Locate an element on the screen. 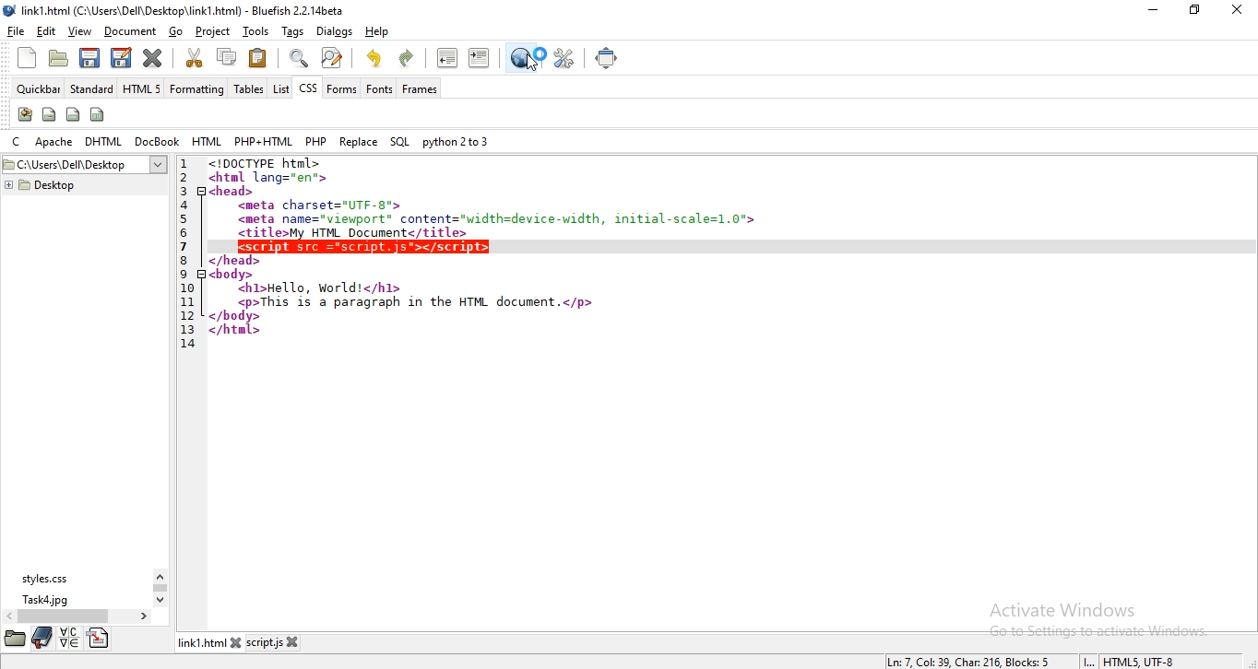 The height and width of the screenshot is (669, 1258). help is located at coordinates (382, 34).